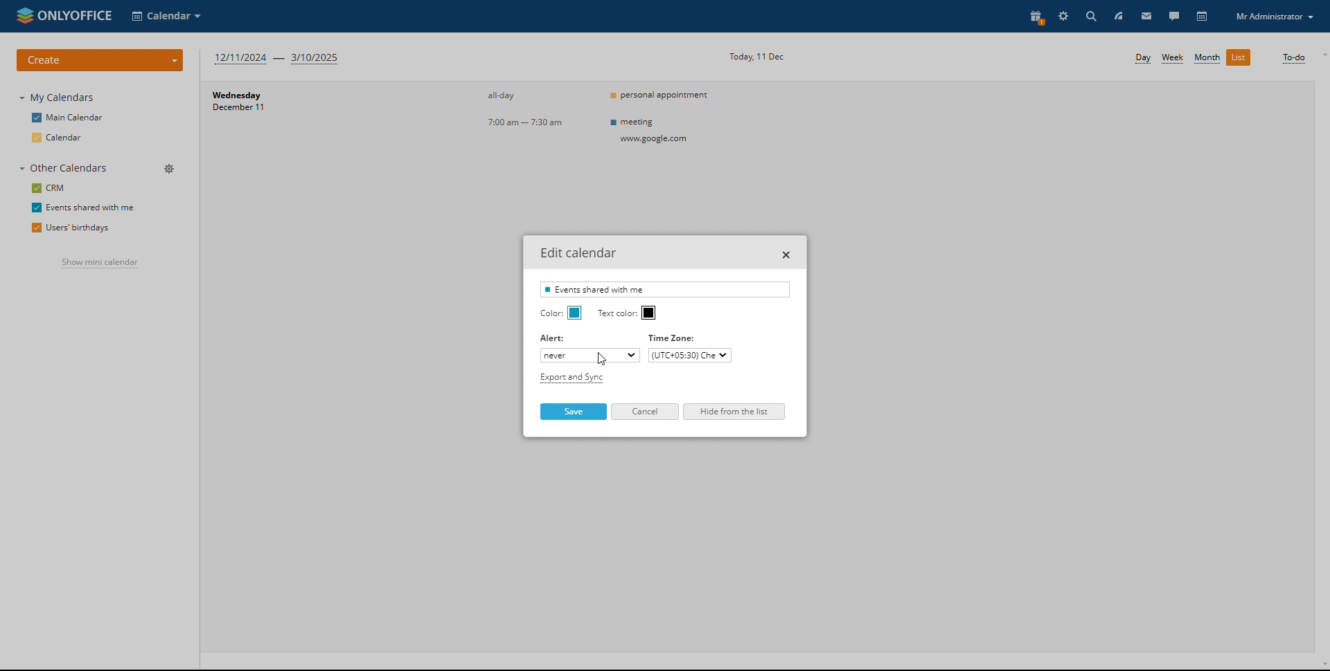  What do you see at coordinates (1034, 15) in the screenshot?
I see `present` at bounding box center [1034, 15].